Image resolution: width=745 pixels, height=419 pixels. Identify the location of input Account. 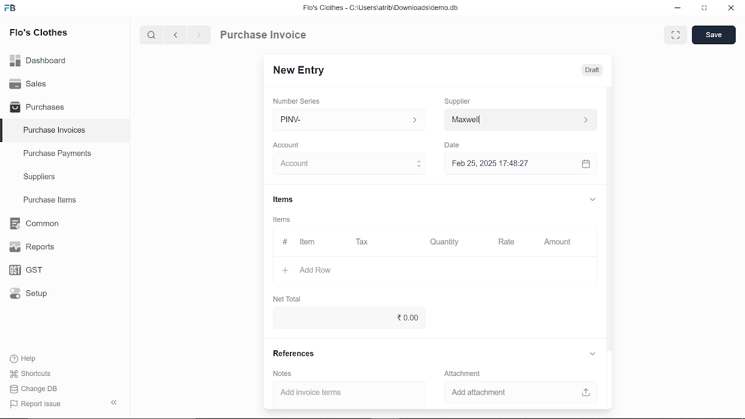
(346, 164).